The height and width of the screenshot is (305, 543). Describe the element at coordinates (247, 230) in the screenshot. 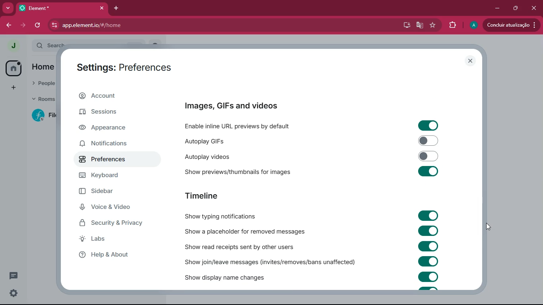

I see `show a placeholder for removed messages` at that location.